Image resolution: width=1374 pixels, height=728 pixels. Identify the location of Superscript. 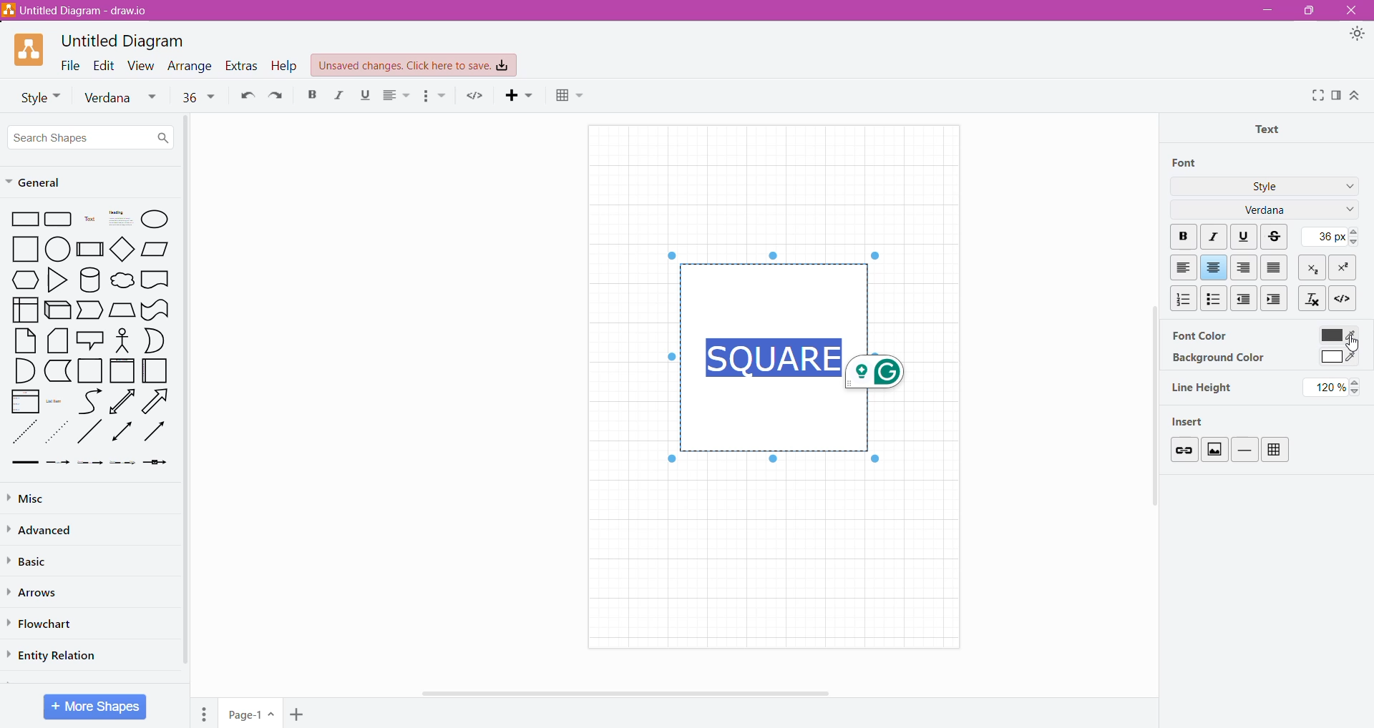
(1342, 267).